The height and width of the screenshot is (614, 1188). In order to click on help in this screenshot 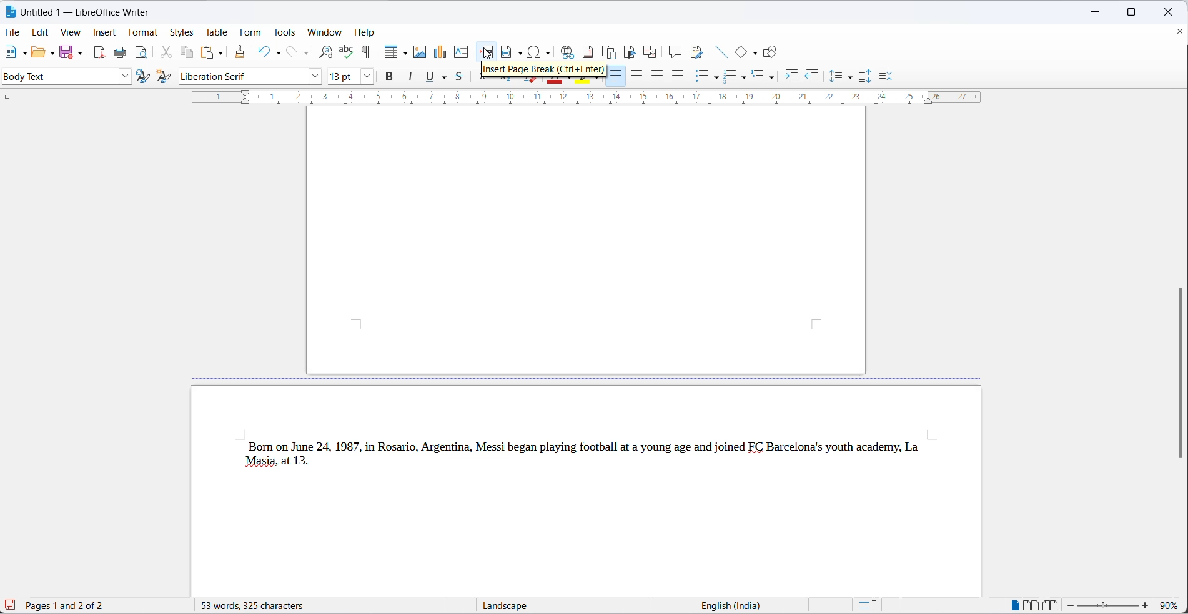, I will do `click(366, 32)`.